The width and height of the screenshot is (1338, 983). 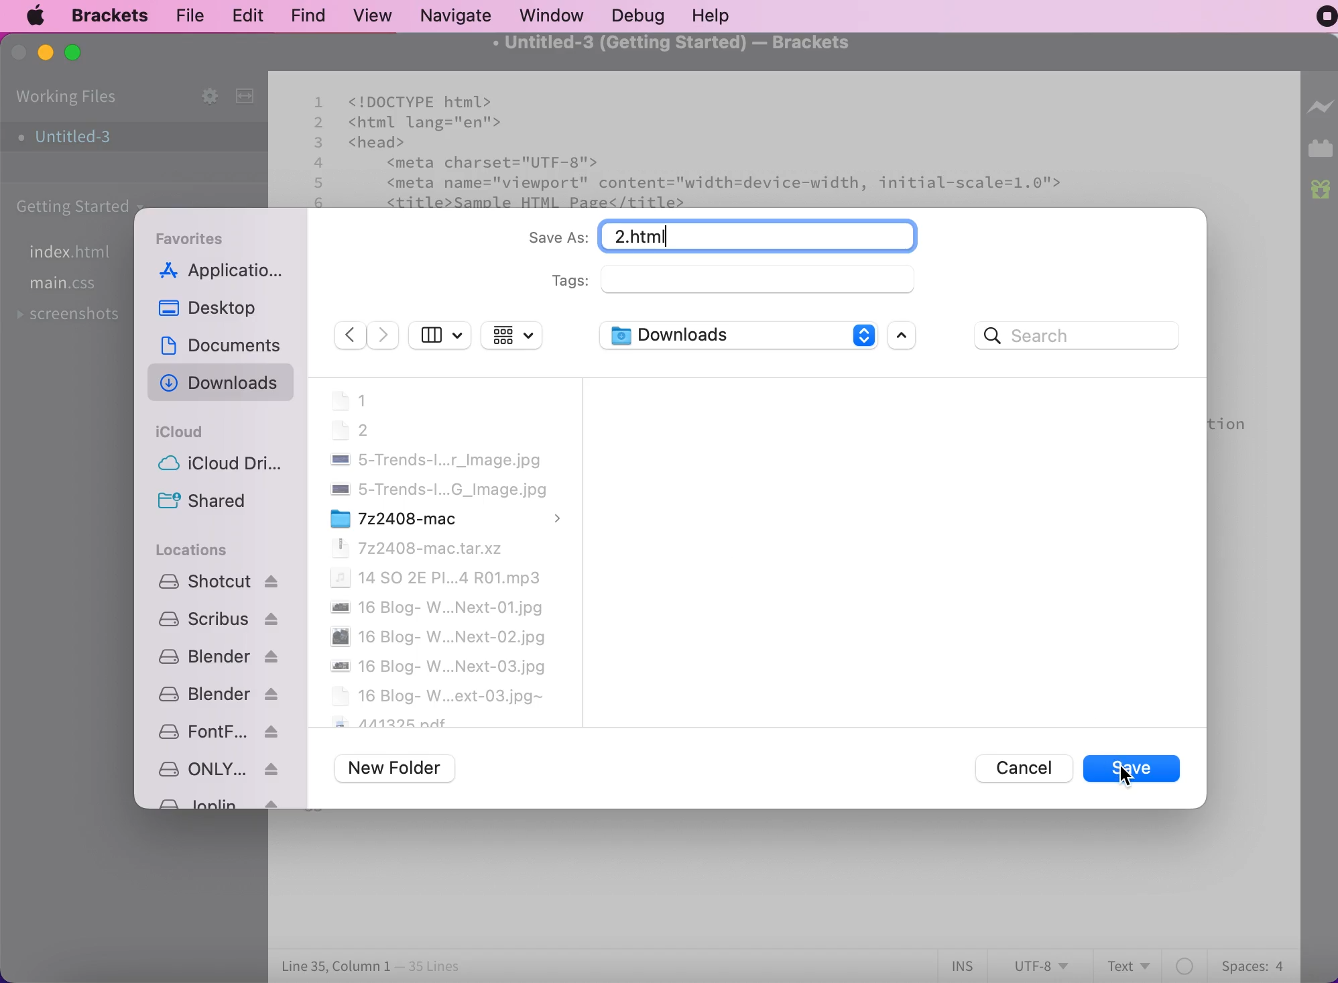 What do you see at coordinates (75, 313) in the screenshot?
I see `screenshots` at bounding box center [75, 313].